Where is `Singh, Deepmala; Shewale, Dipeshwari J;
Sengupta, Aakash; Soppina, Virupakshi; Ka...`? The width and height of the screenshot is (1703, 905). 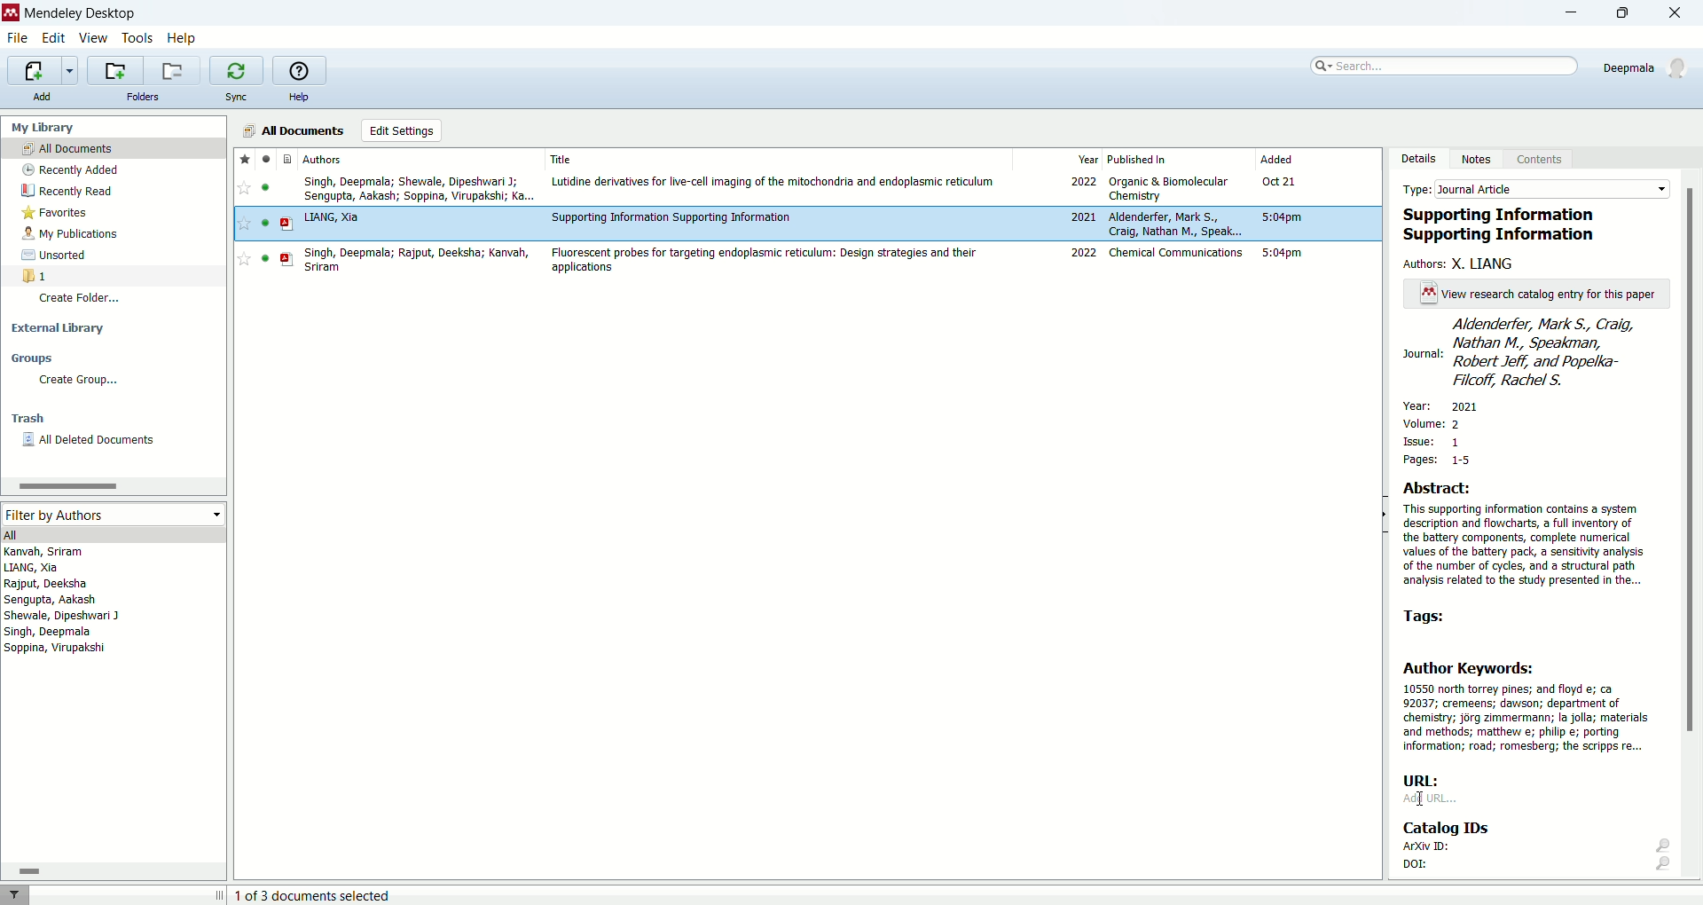
Singh, Deepmala; Shewale, Dipeshwari J;
Sengupta, Aakash; Soppina, Virupakshi; Ka... is located at coordinates (420, 189).